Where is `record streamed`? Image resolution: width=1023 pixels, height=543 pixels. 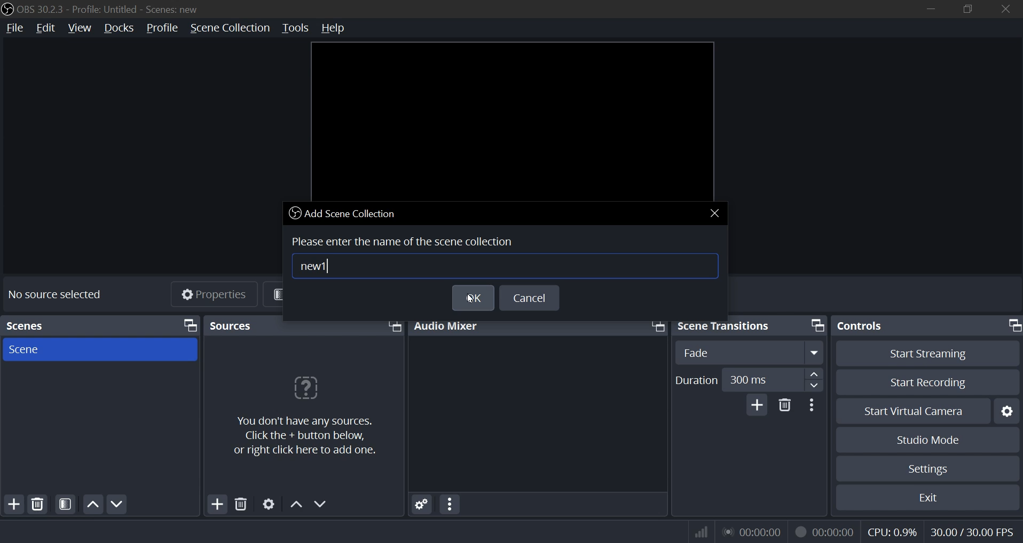
record streamed is located at coordinates (824, 531).